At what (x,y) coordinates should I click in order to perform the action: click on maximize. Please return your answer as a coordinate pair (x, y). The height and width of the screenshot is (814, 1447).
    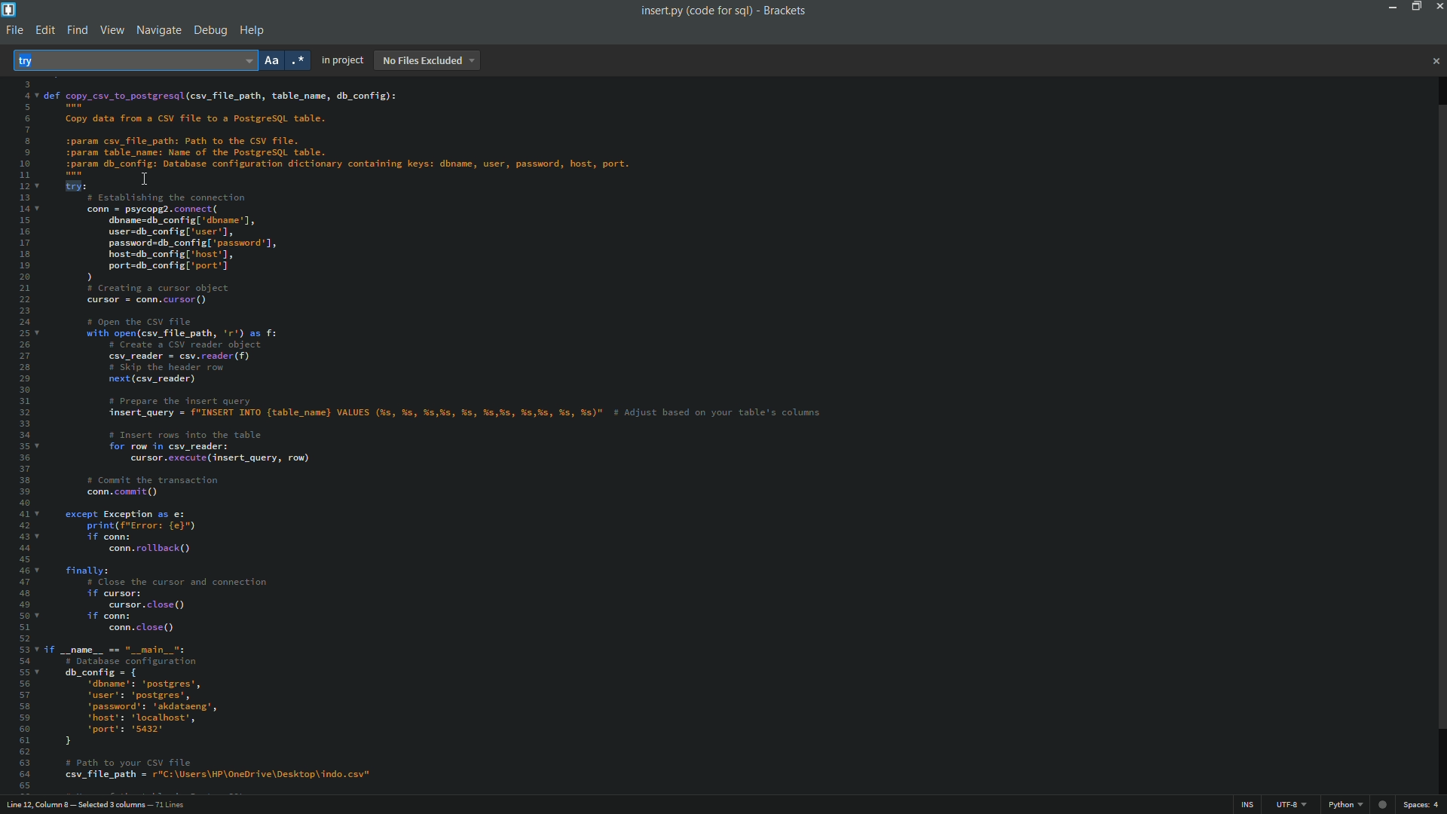
    Looking at the image, I should click on (1413, 6).